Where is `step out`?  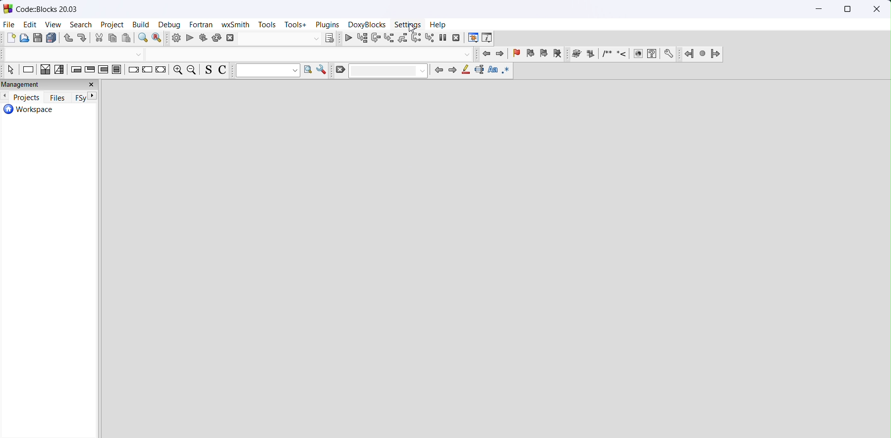 step out is located at coordinates (403, 38).